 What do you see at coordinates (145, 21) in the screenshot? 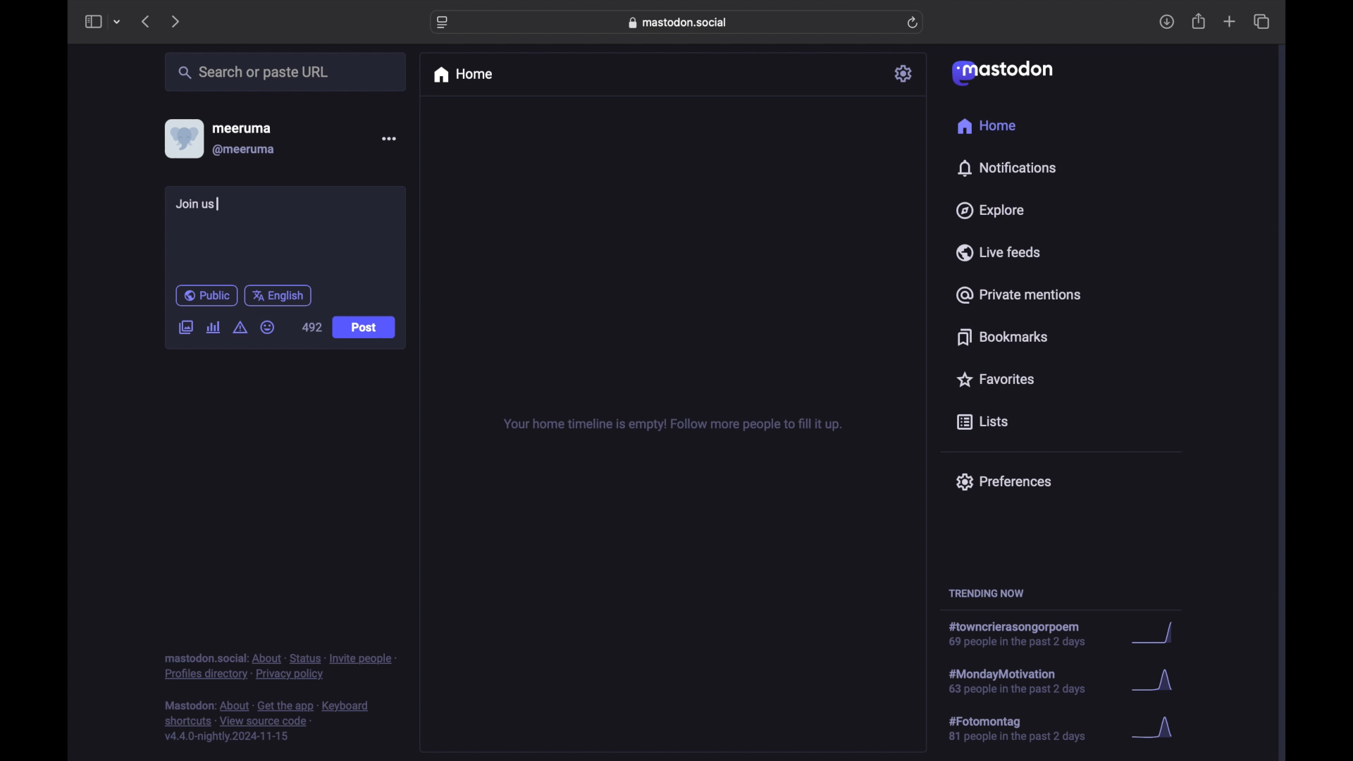
I see `previous` at bounding box center [145, 21].